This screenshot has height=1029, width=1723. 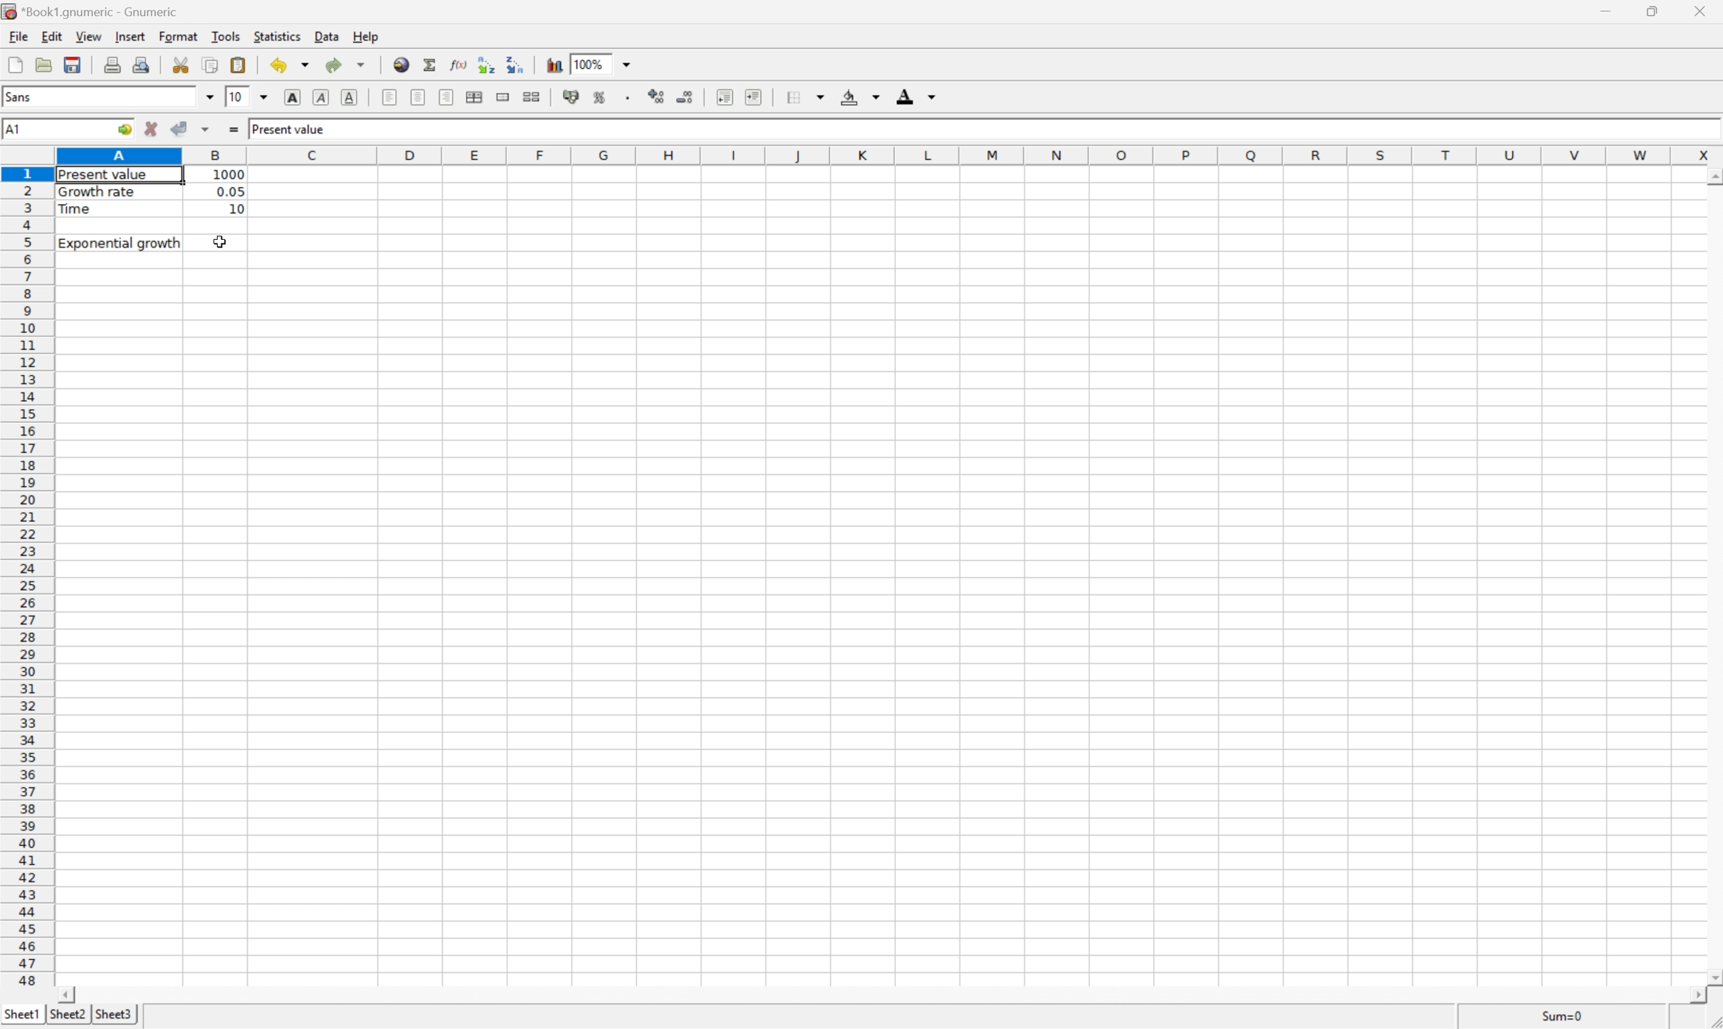 I want to click on Edit a function in the current cell, so click(x=459, y=64).